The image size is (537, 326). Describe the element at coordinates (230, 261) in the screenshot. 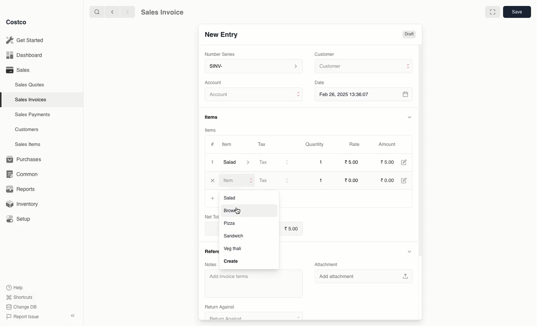

I see `Create` at that location.